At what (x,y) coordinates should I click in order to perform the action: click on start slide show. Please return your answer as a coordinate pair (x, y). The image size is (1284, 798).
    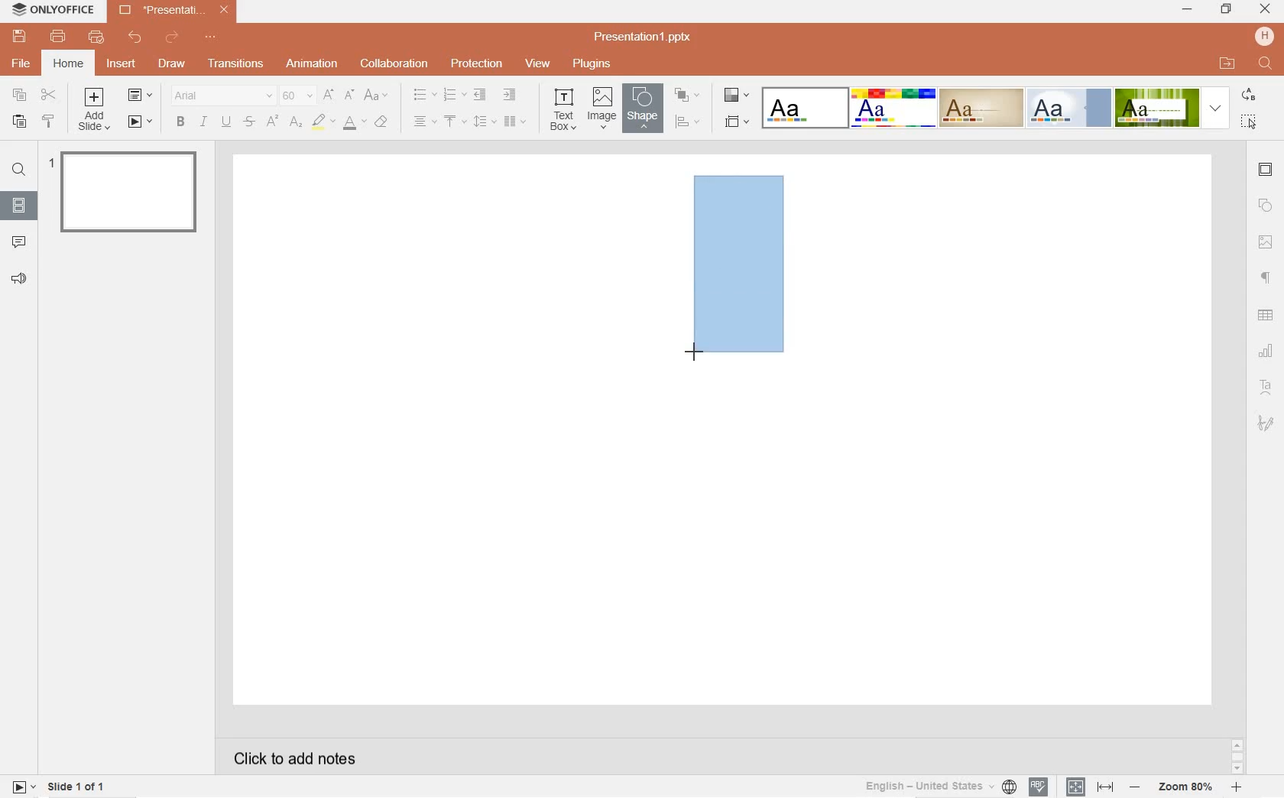
    Looking at the image, I should click on (141, 122).